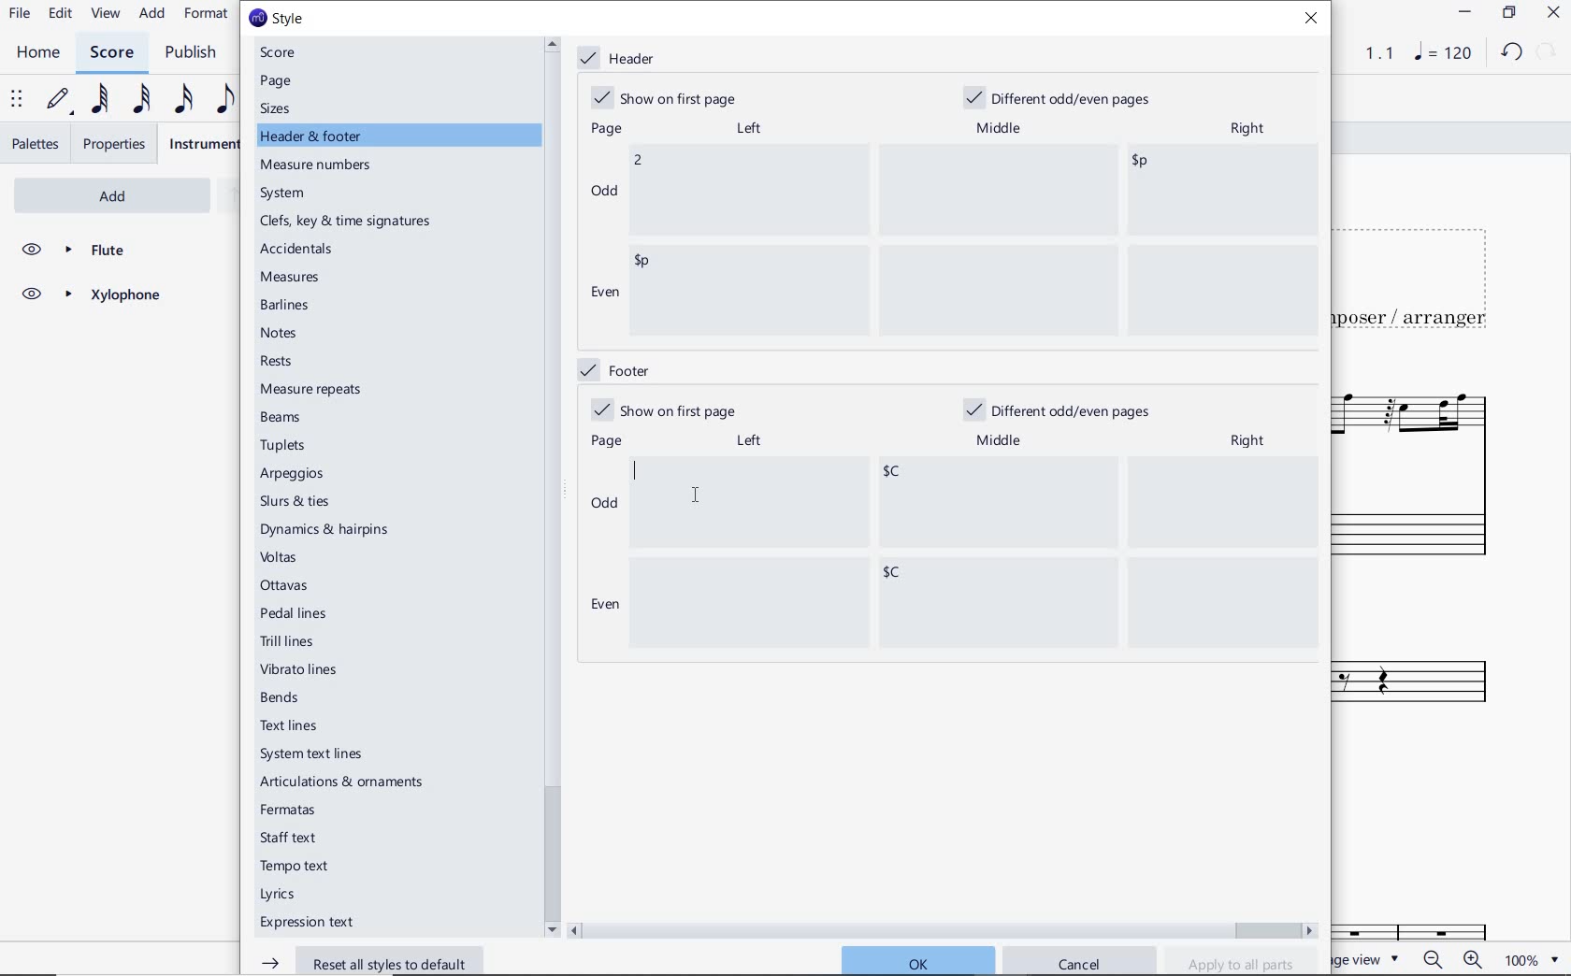 The width and height of the screenshot is (1571, 976). I want to click on system, so click(285, 194).